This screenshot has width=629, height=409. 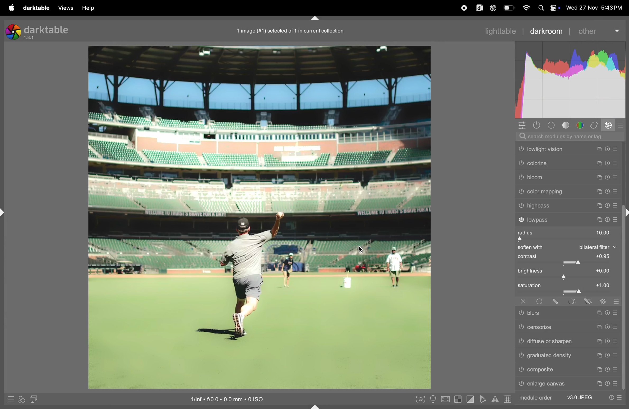 I want to click on toggle peaking foucus mode, so click(x=420, y=400).